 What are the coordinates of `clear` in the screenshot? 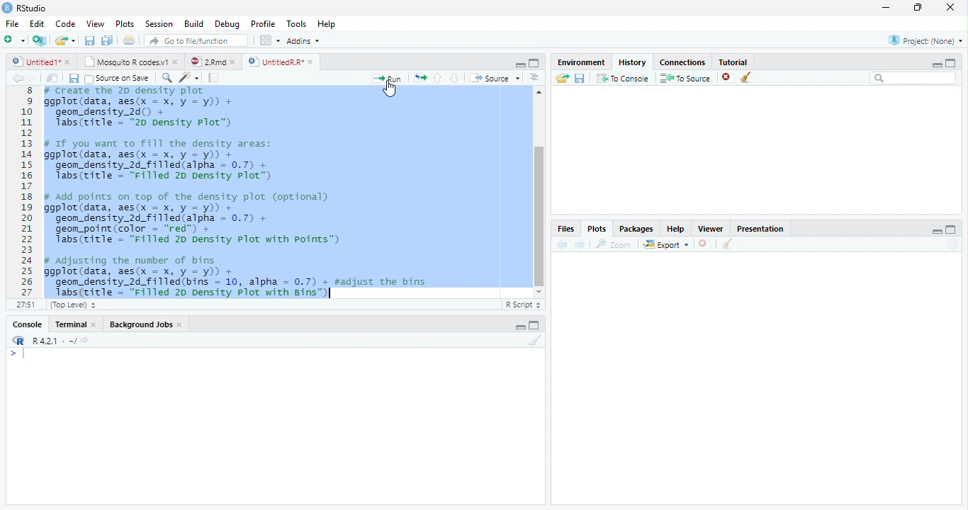 It's located at (746, 78).